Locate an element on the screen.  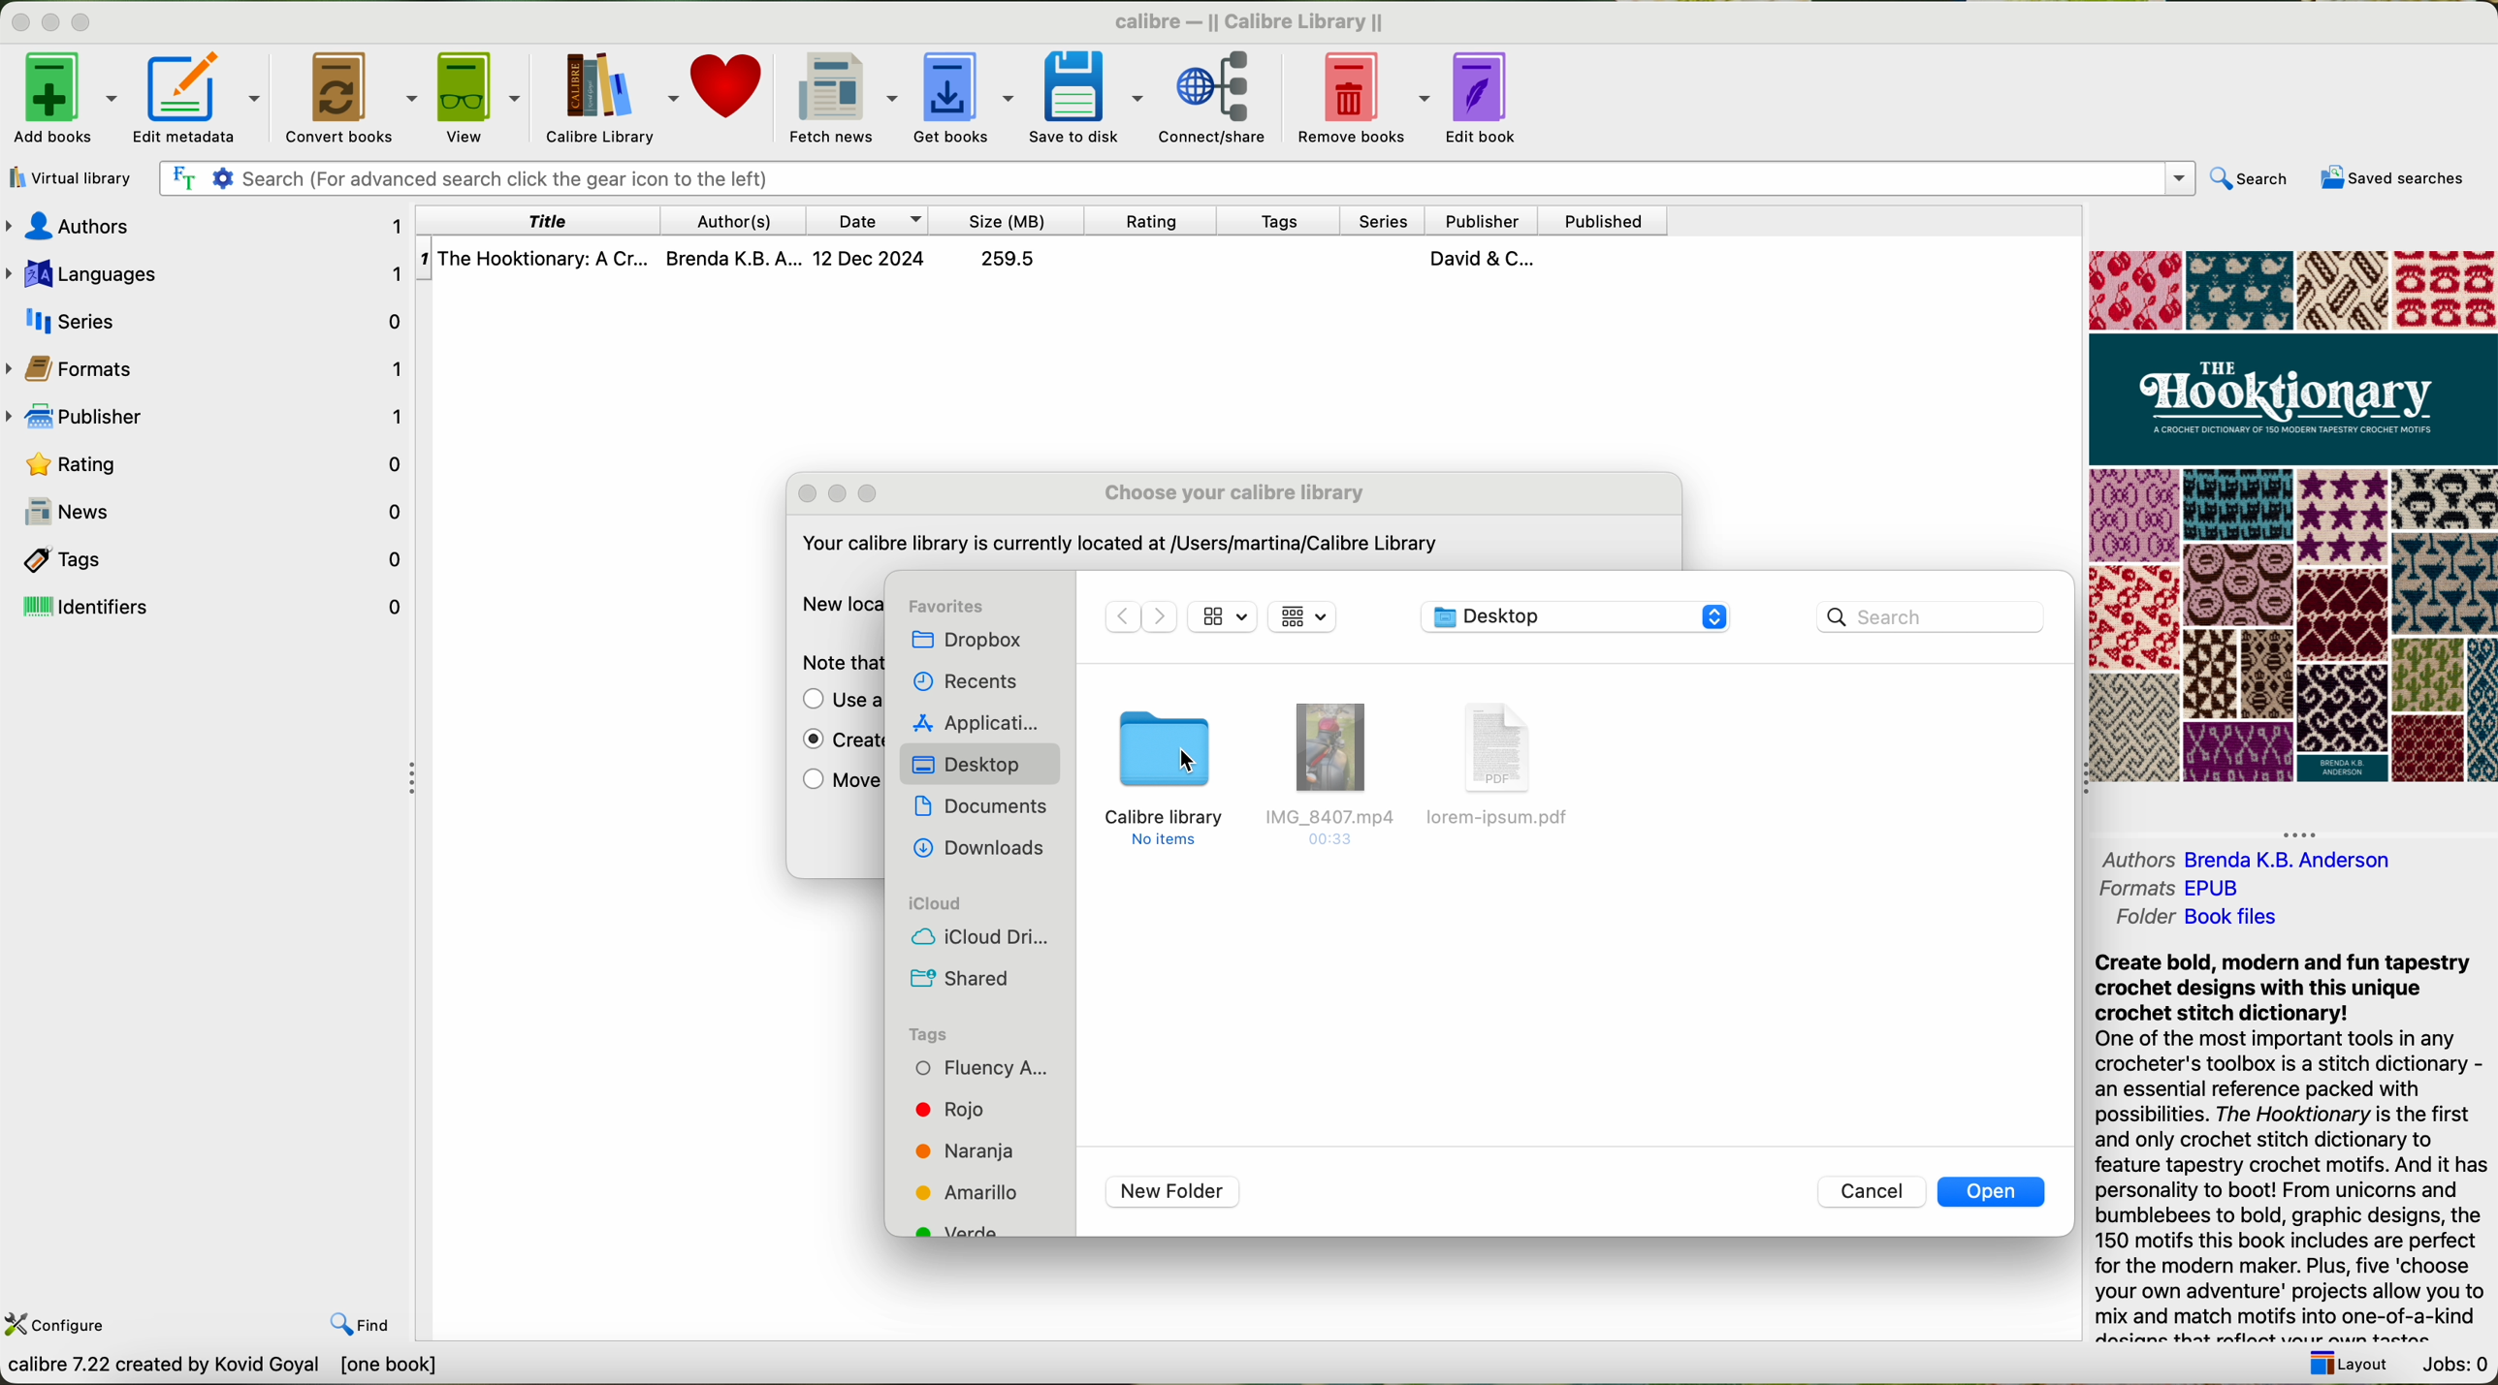
The Hooktionary: A Cr... Brenda K.B. A... 12 Dec 2024 259.5 is located at coordinates (993, 263).